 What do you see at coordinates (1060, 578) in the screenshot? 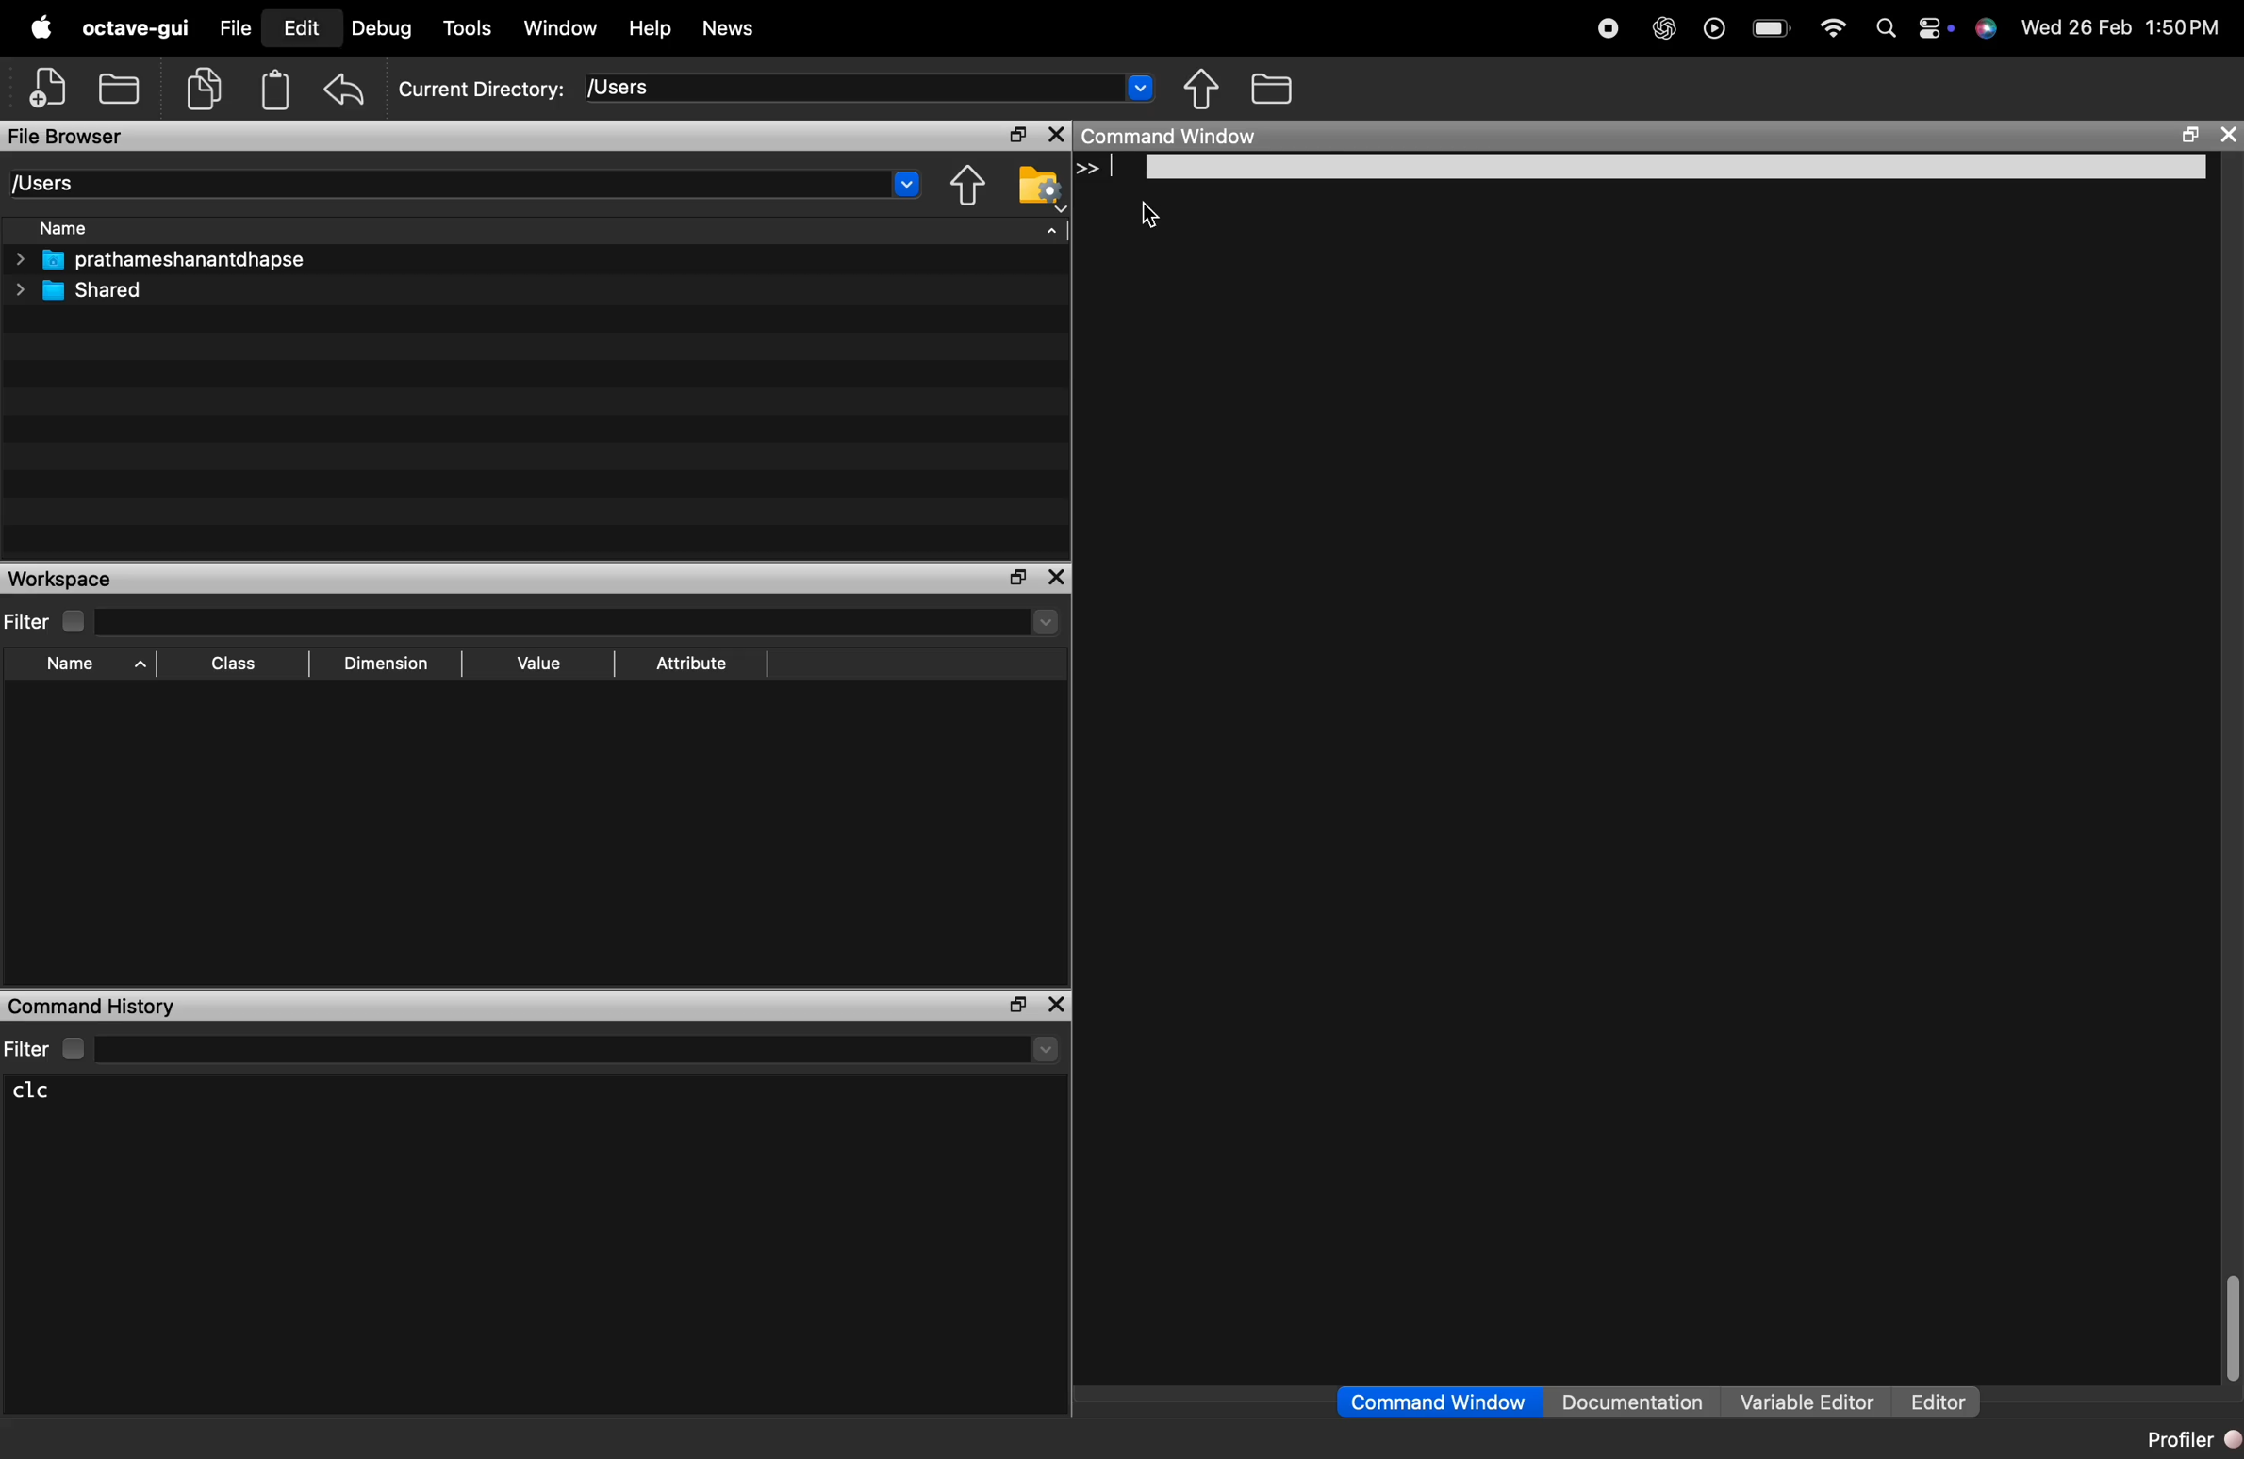
I see `close` at bounding box center [1060, 578].